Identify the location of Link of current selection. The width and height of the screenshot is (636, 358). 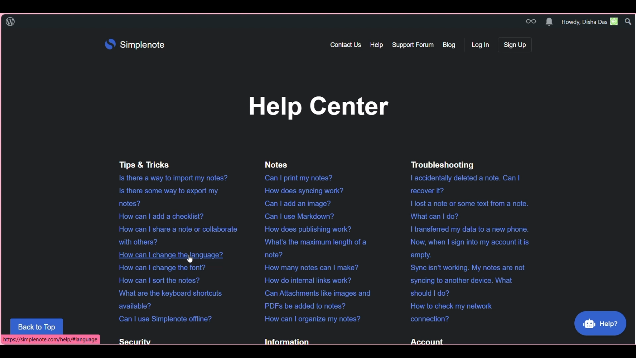
(50, 340).